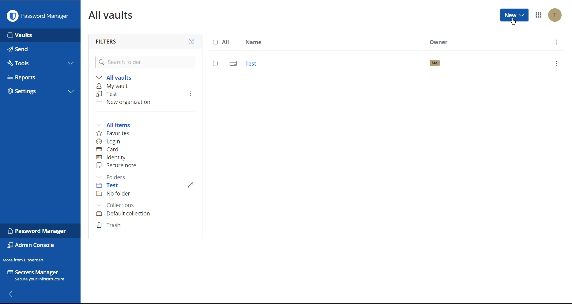 Image resolution: width=572 pixels, height=304 pixels. What do you see at coordinates (114, 133) in the screenshot?
I see `Favorites` at bounding box center [114, 133].